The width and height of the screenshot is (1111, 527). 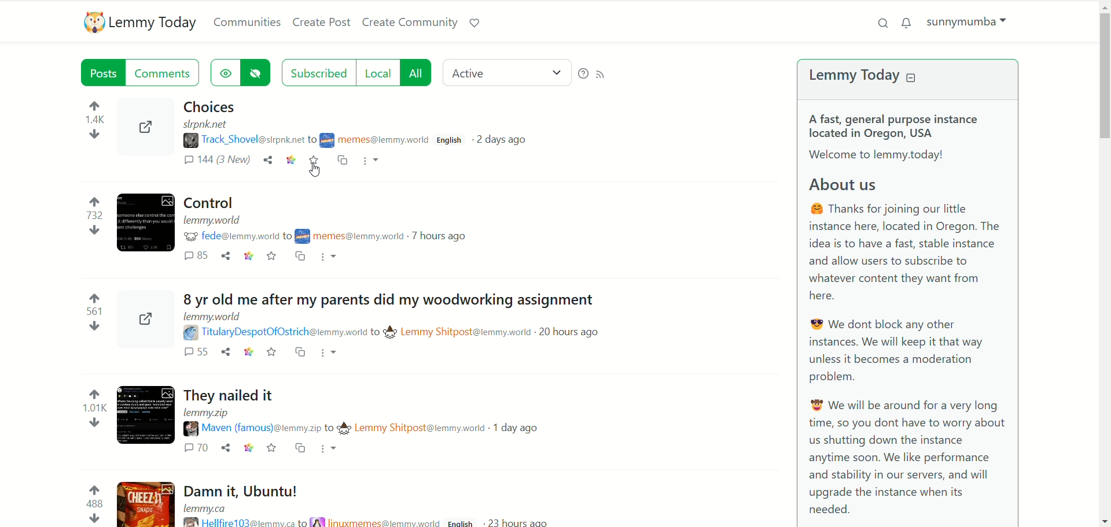 What do you see at coordinates (279, 495) in the screenshot?
I see `post on "Damn it, Ubuntu!"` at bounding box center [279, 495].